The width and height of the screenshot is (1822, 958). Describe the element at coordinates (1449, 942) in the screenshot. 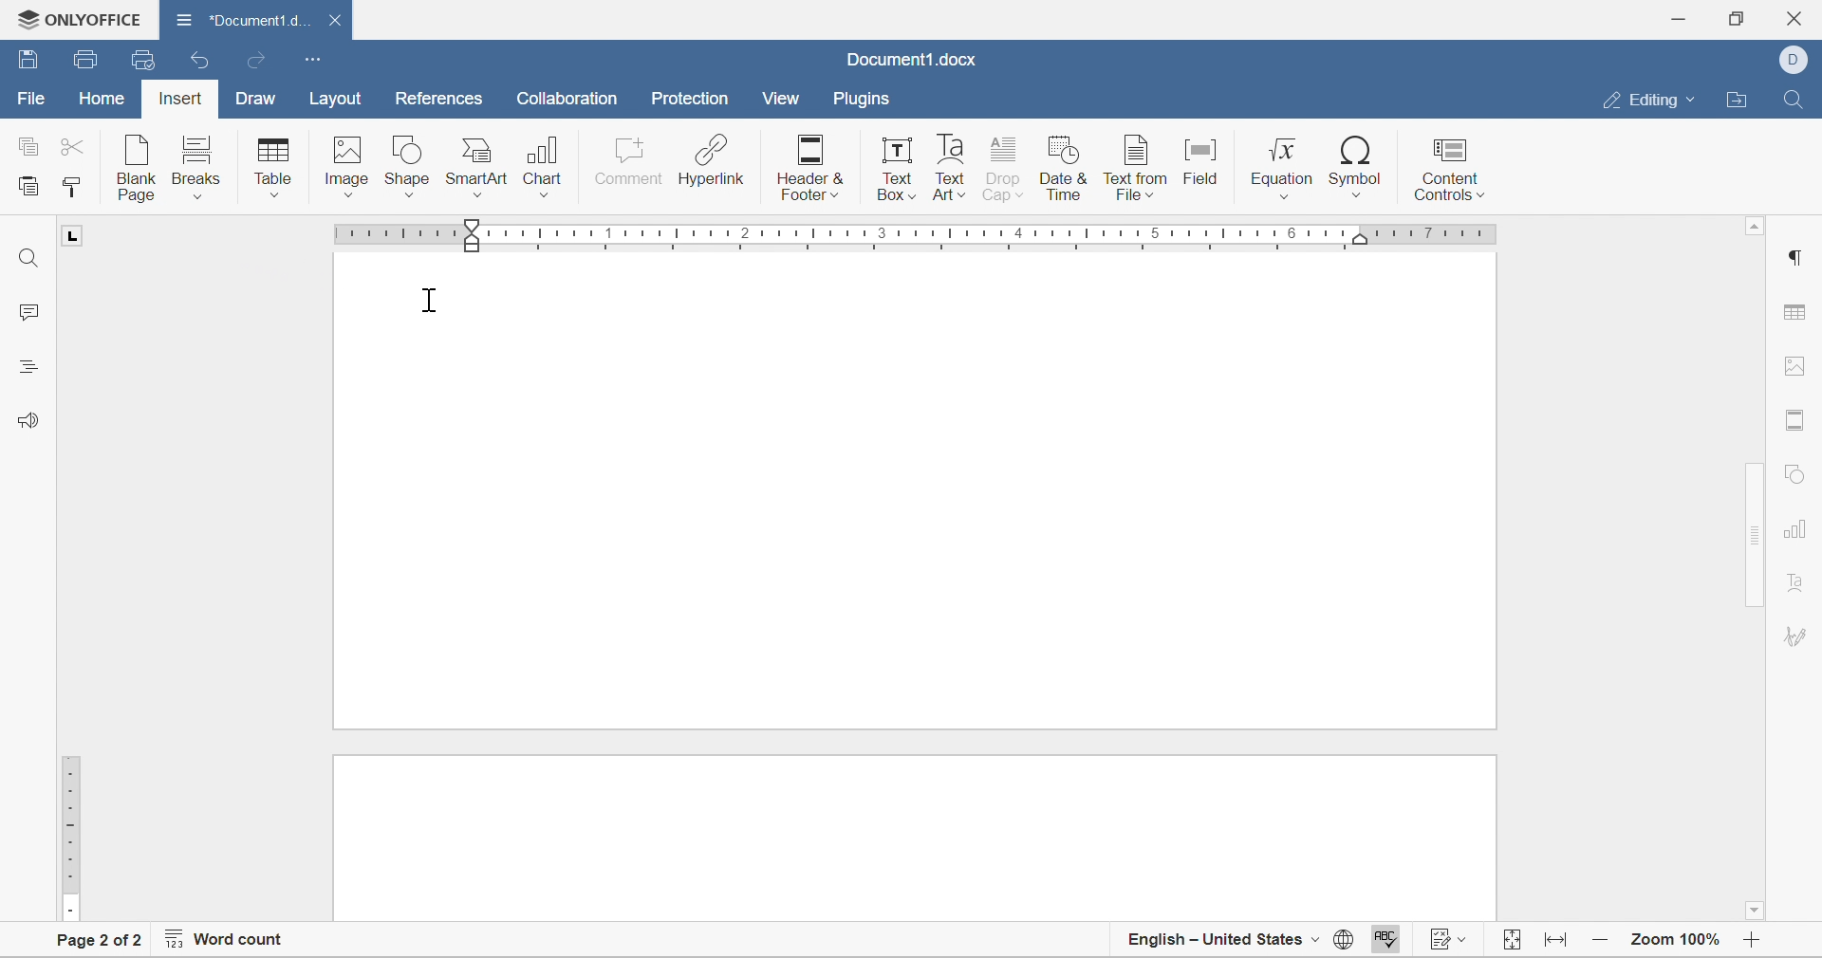

I see `Track changes` at that location.